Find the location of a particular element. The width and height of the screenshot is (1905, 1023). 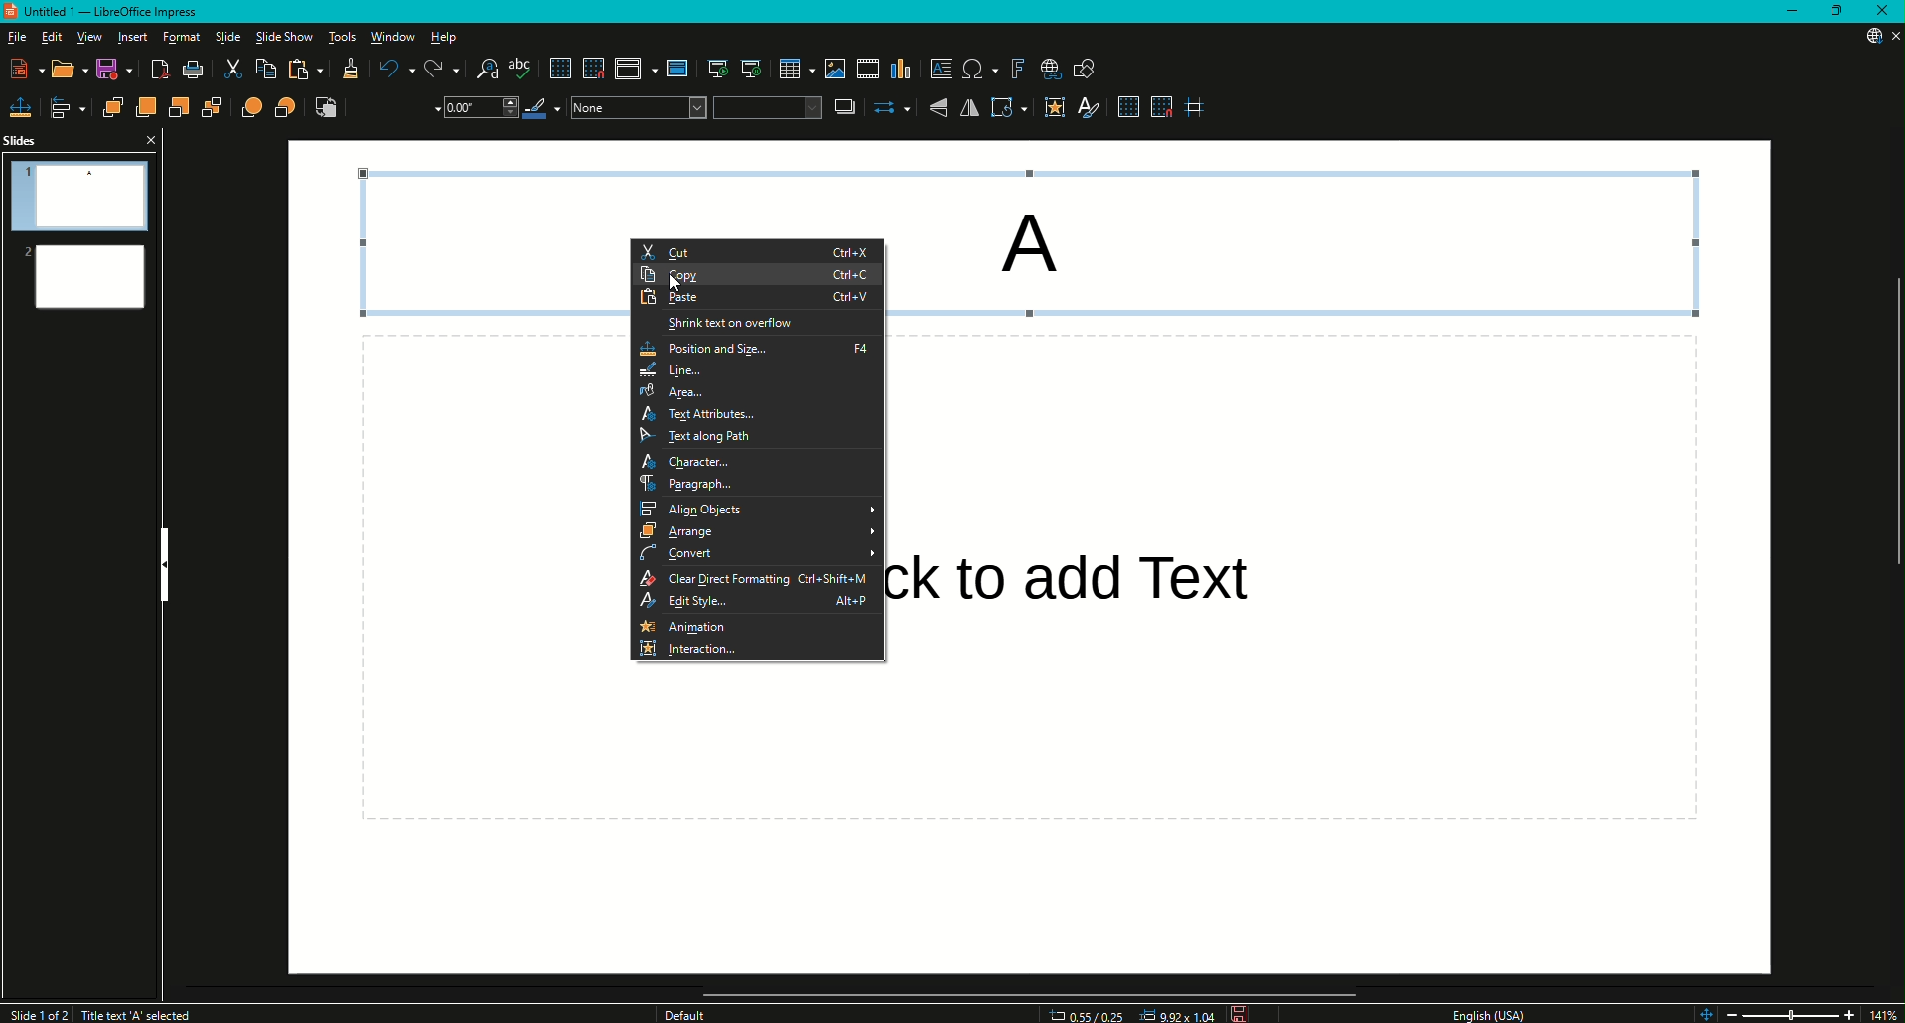

Paste is located at coordinates (760, 300).